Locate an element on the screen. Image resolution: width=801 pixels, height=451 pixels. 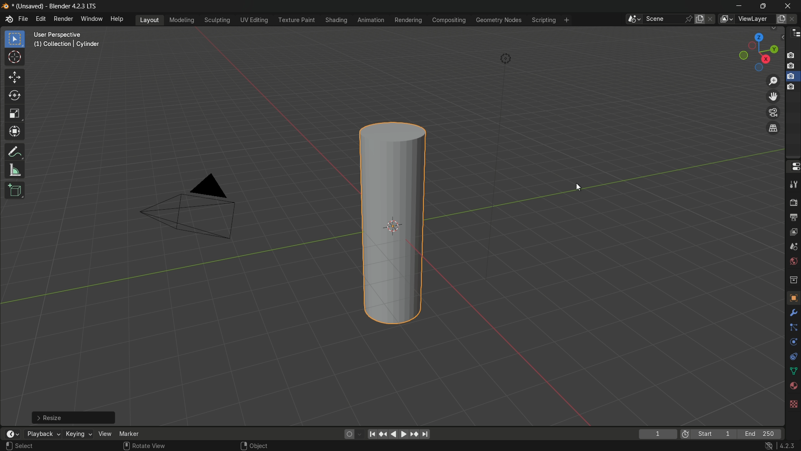
views is located at coordinates (726, 19).